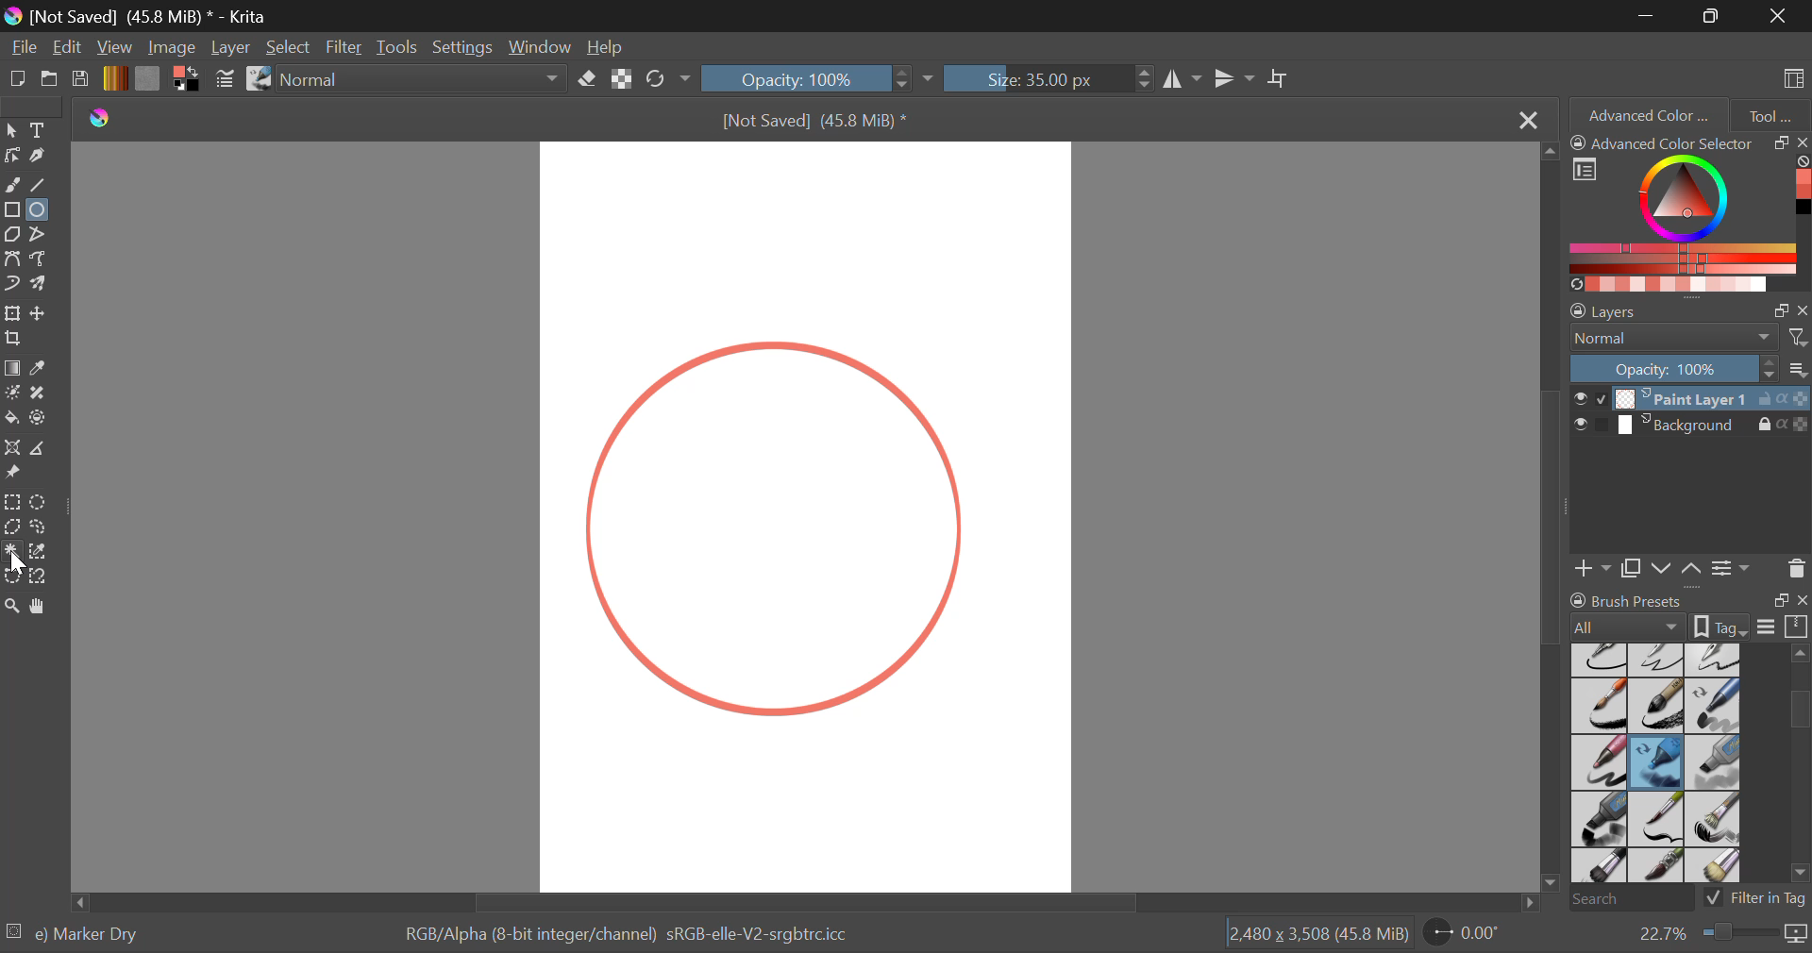 This screenshot has height=953, width=1812. What do you see at coordinates (1689, 428) in the screenshot?
I see `Background Layer` at bounding box center [1689, 428].